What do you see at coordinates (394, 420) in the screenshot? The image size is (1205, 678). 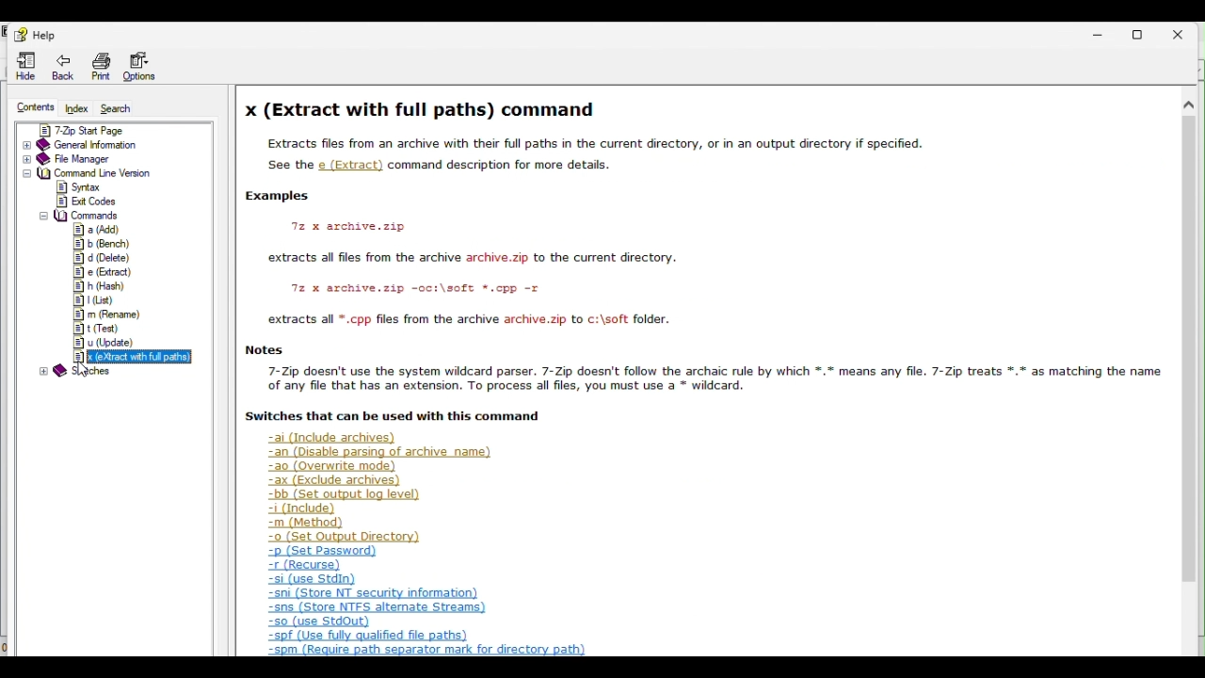 I see `Switches that can be used with this command` at bounding box center [394, 420].